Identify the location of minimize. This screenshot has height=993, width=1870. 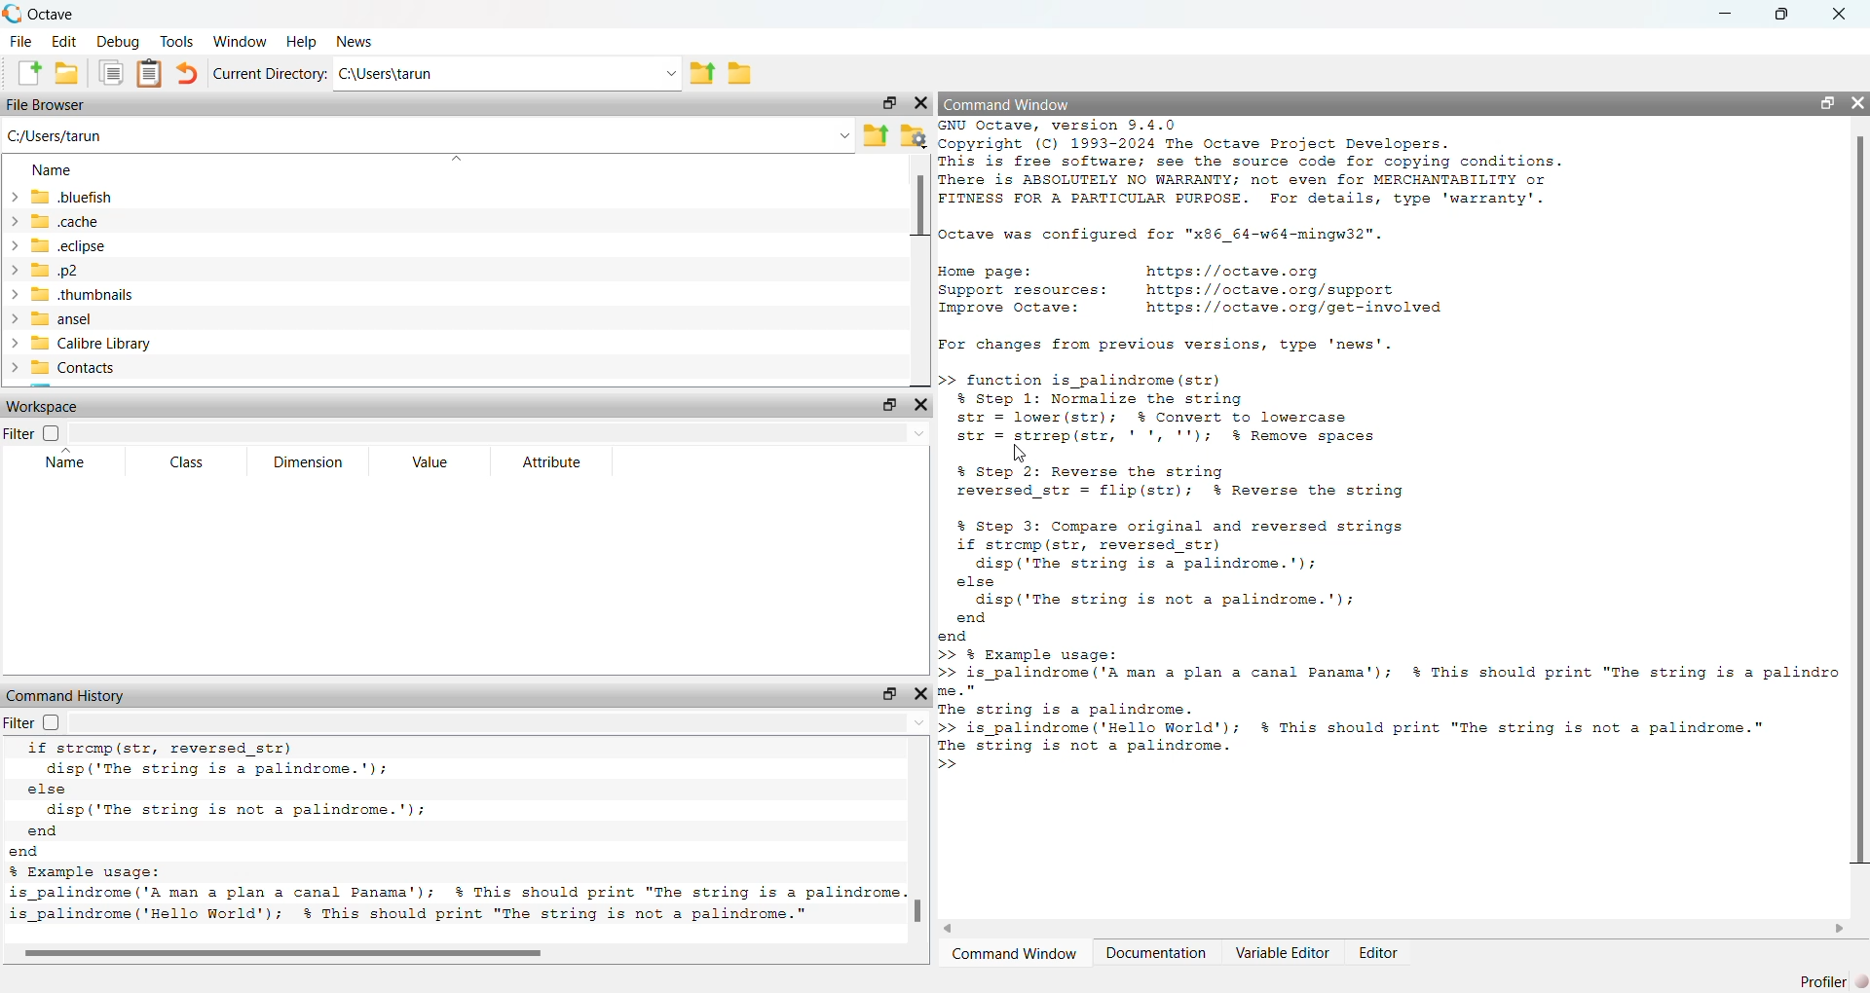
(1720, 12).